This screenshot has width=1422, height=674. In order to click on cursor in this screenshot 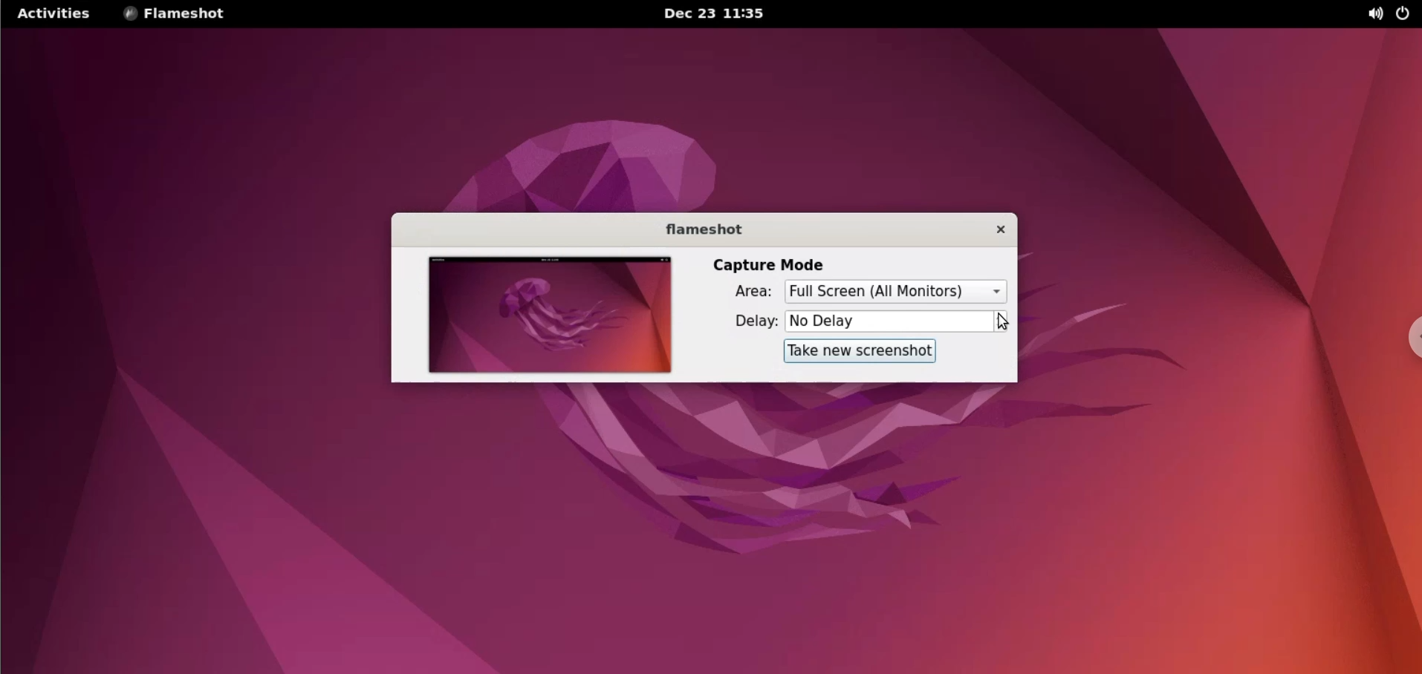, I will do `click(1004, 323)`.